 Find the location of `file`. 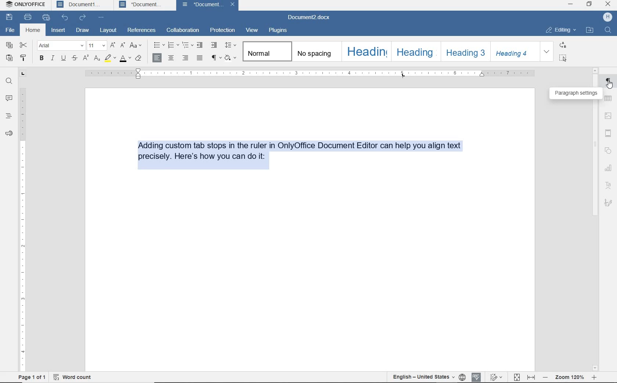

file is located at coordinates (11, 30).